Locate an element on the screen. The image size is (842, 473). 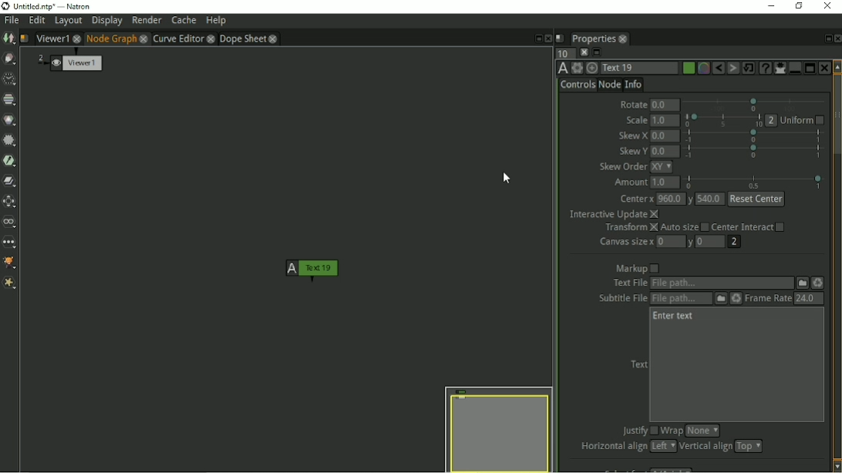
Draw is located at coordinates (9, 59).